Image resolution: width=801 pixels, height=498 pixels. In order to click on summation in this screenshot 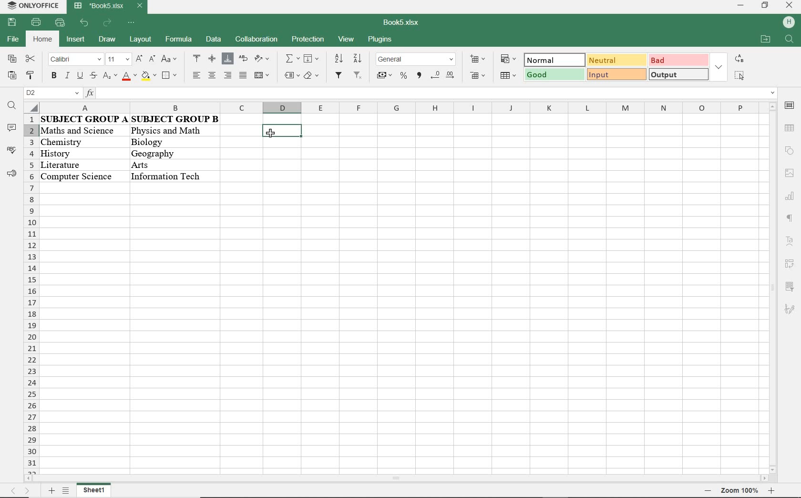, I will do `click(292, 59)`.